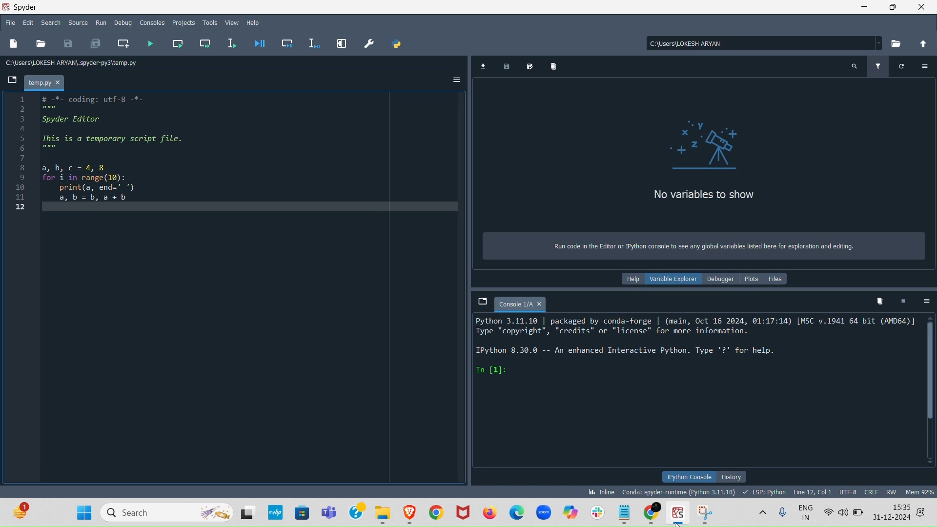 The image size is (937, 527). What do you see at coordinates (235, 290) in the screenshot?
I see `Code editor` at bounding box center [235, 290].